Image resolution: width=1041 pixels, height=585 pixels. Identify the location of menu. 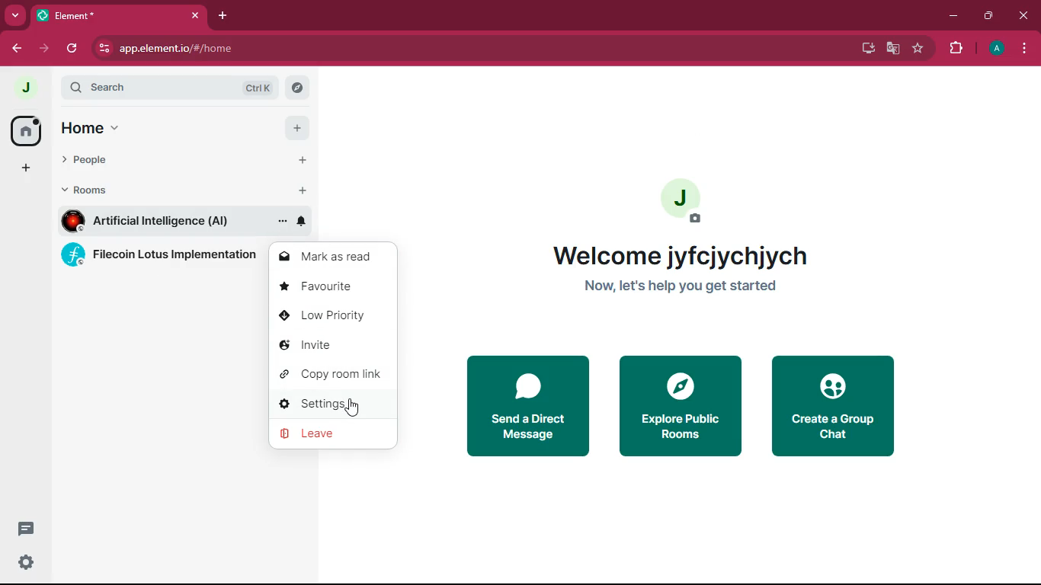
(1023, 50).